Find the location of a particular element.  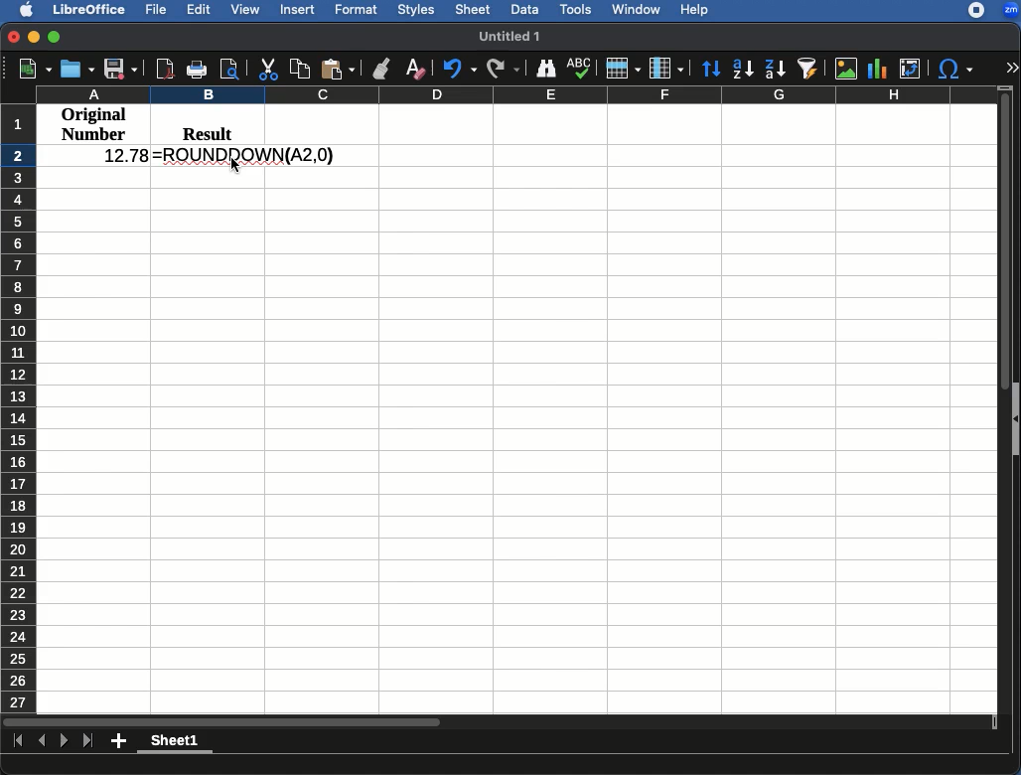

Finder is located at coordinates (547, 70).